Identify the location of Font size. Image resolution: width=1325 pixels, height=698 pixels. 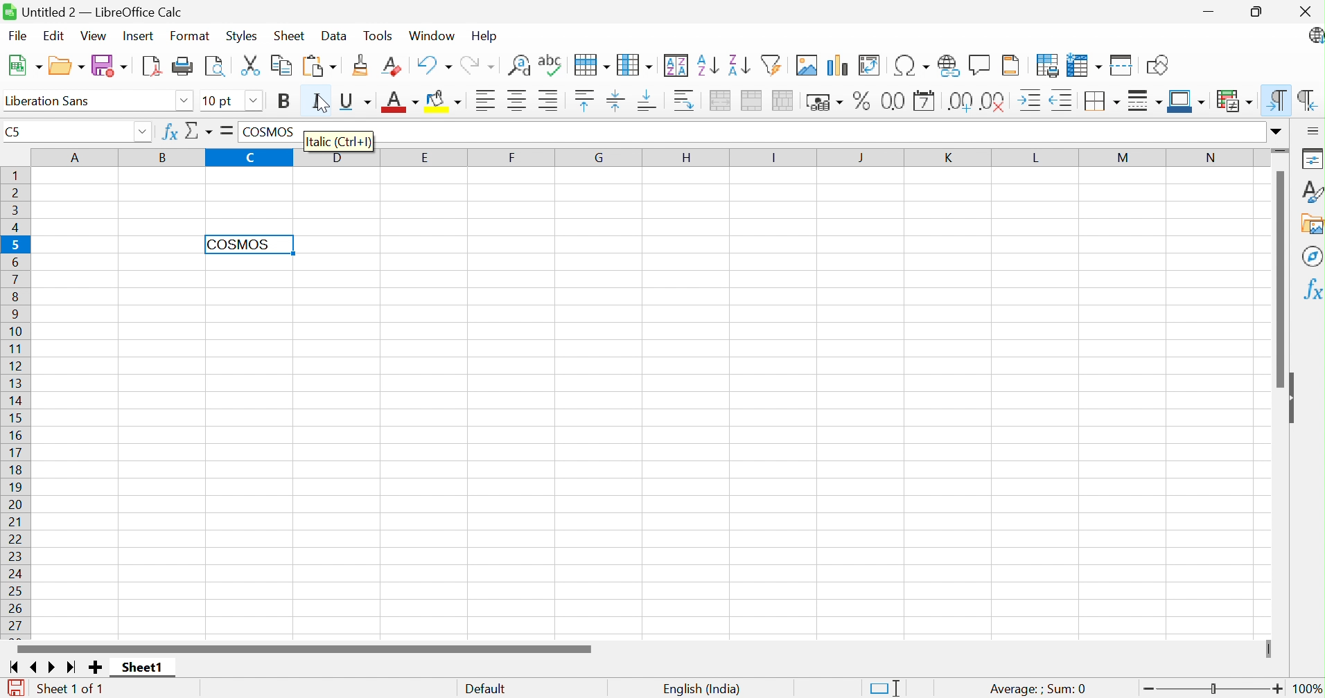
(221, 101).